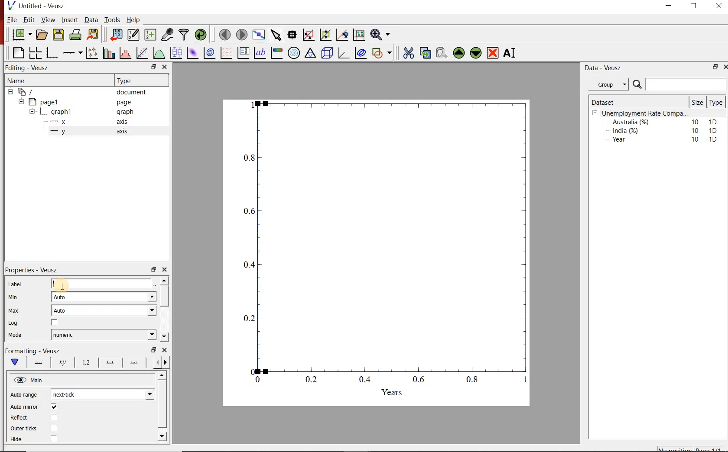 The width and height of the screenshot is (728, 452). I want to click on main, so click(17, 362).